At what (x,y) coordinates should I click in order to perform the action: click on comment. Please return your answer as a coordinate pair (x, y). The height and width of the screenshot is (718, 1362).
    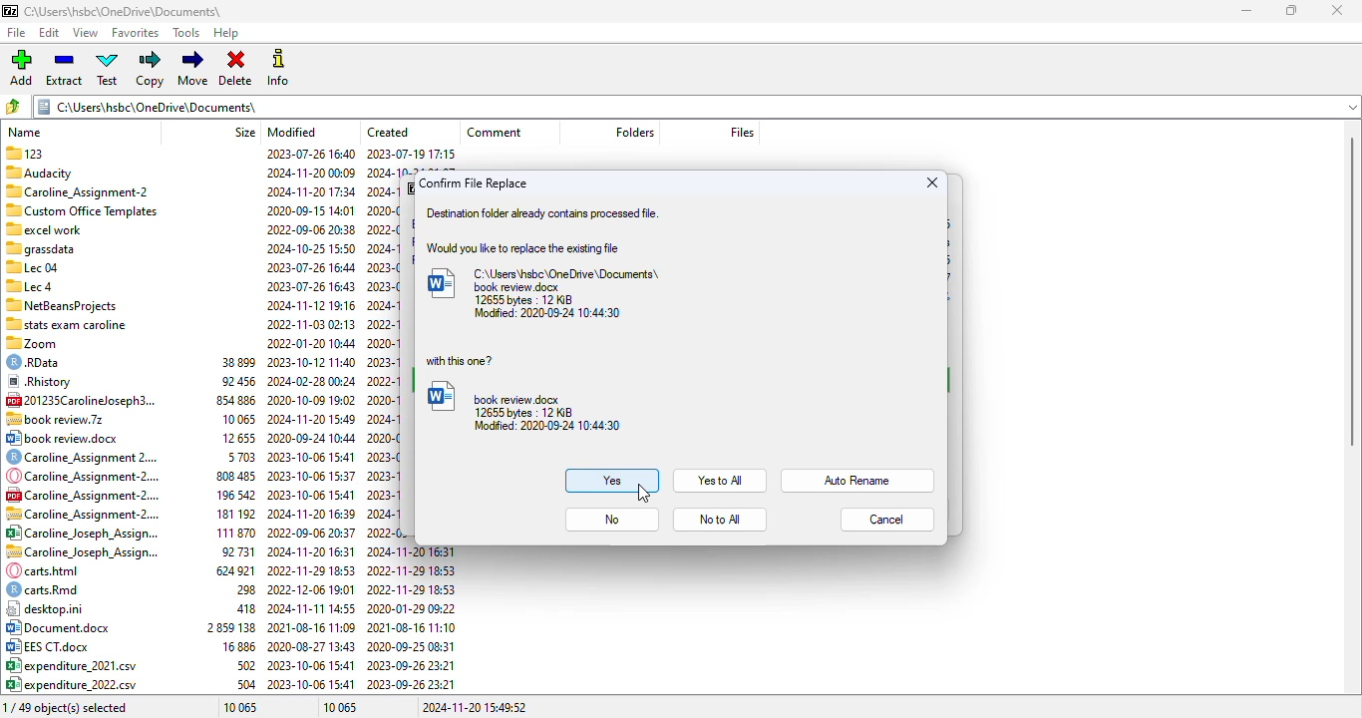
    Looking at the image, I should click on (496, 133).